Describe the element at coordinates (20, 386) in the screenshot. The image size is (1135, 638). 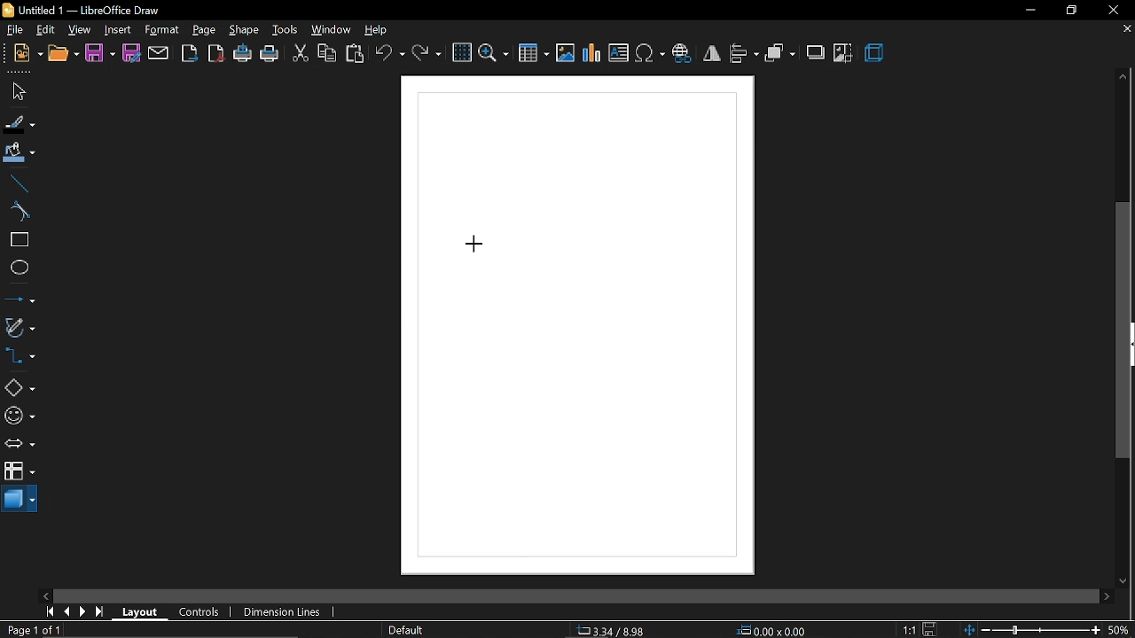
I see `basic shapes` at that location.